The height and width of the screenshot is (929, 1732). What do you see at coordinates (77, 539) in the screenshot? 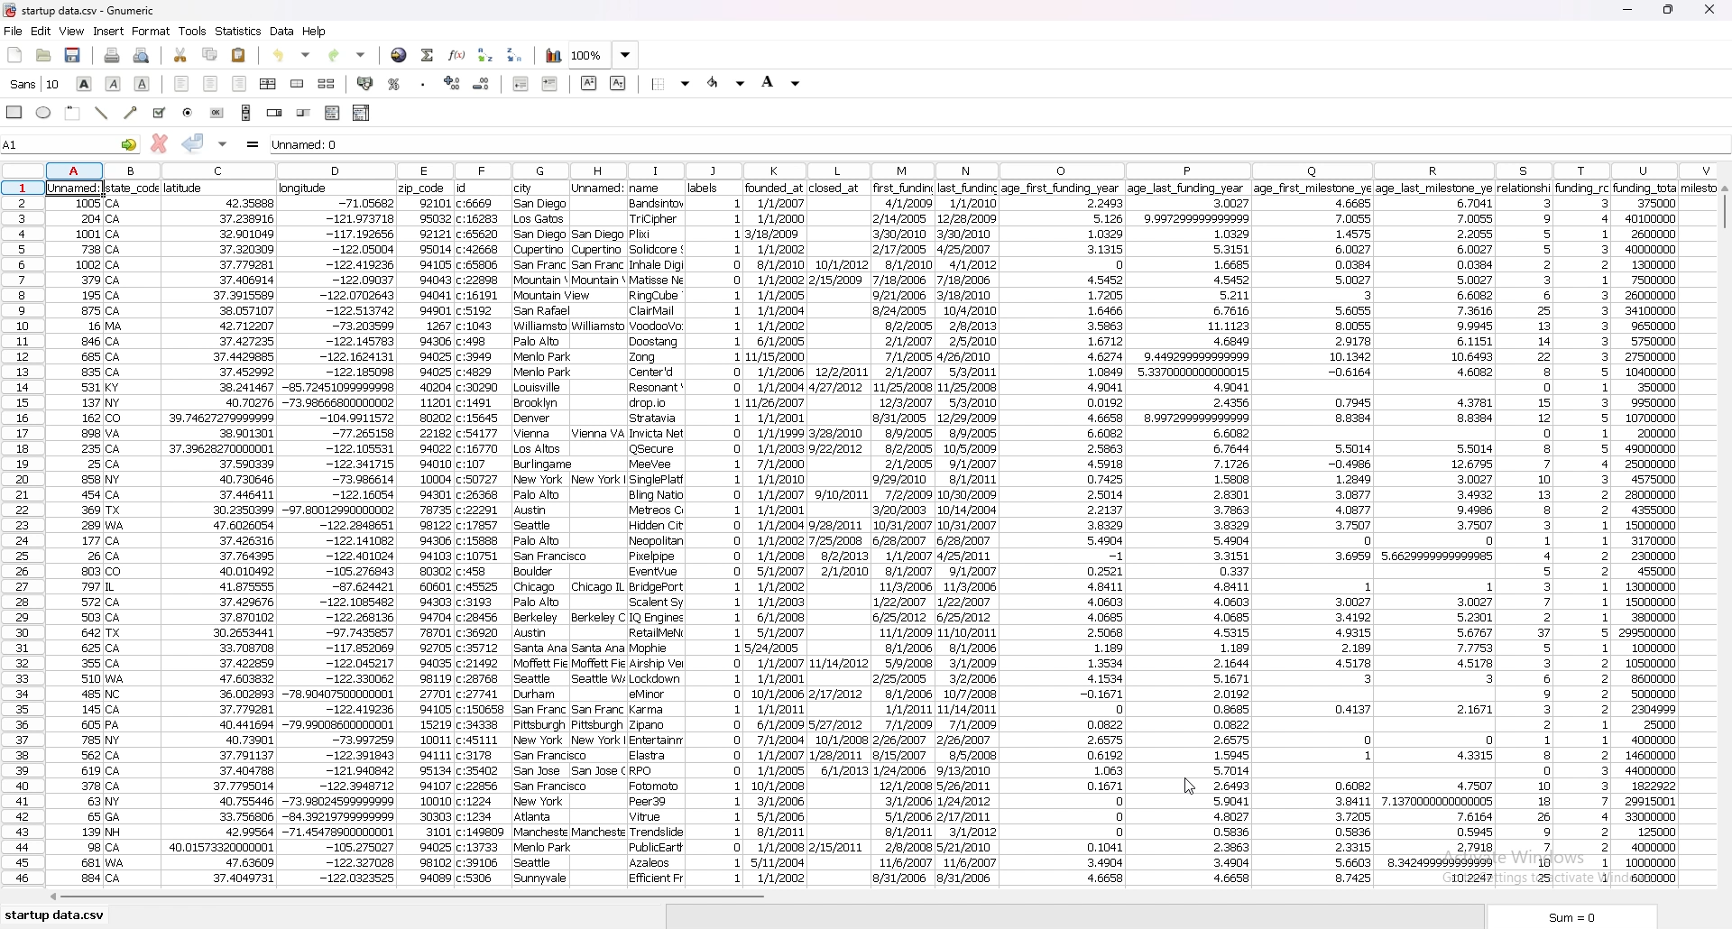
I see `data` at bounding box center [77, 539].